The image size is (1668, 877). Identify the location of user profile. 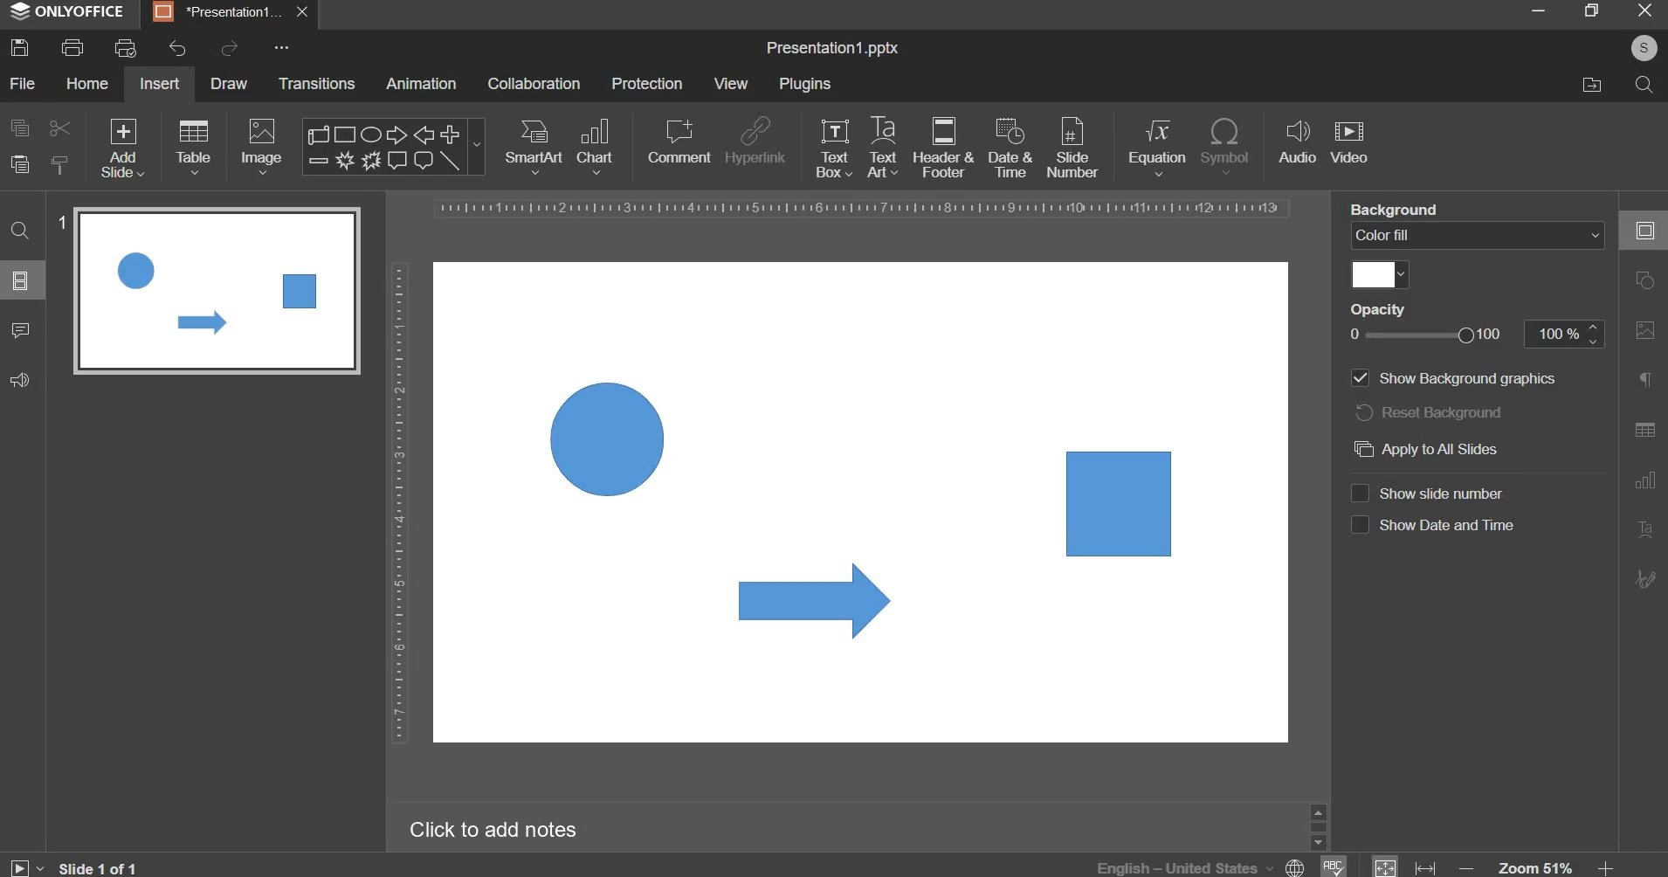
(1644, 48).